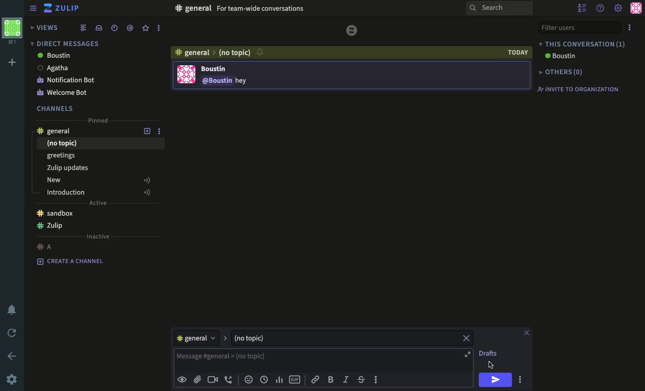 This screenshot has width=645, height=391. I want to click on search, so click(500, 9).